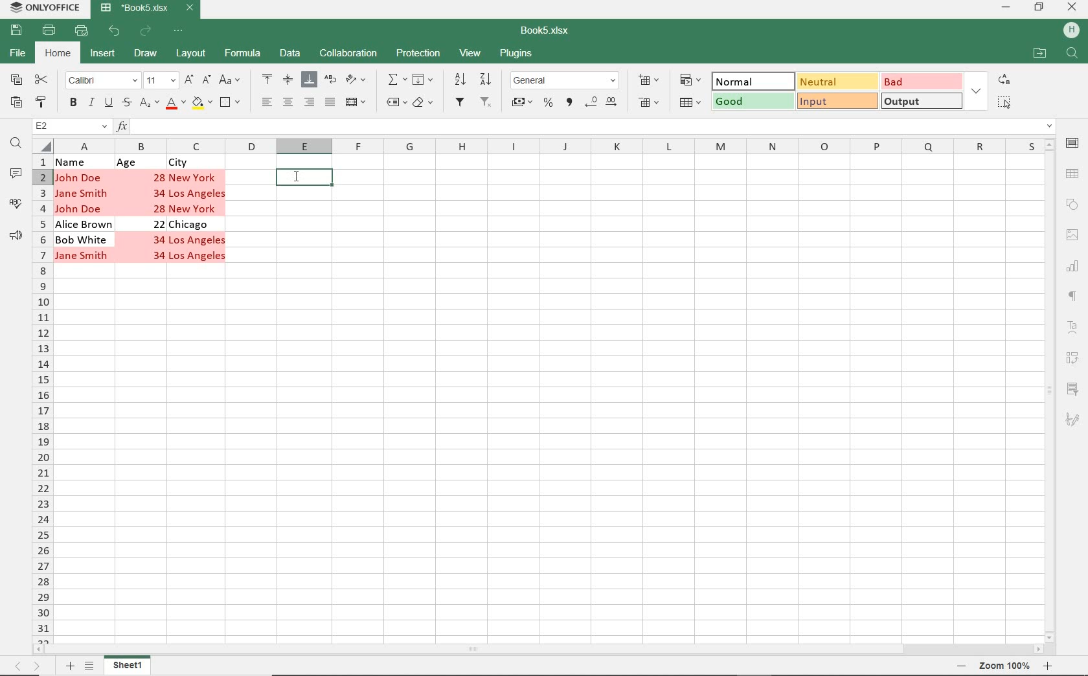 This screenshot has height=676, width=1088. Describe the element at coordinates (522, 103) in the screenshot. I see `ACCOUNT STYLE` at that location.